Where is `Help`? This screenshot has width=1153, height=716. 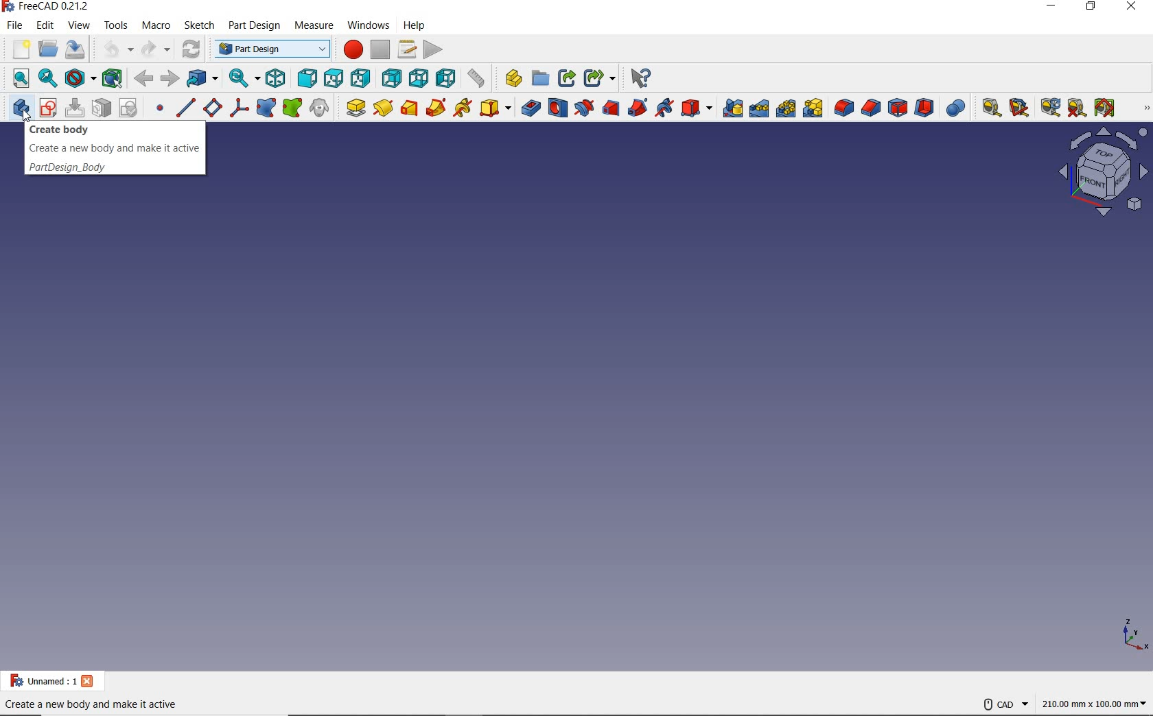 Help is located at coordinates (415, 26).